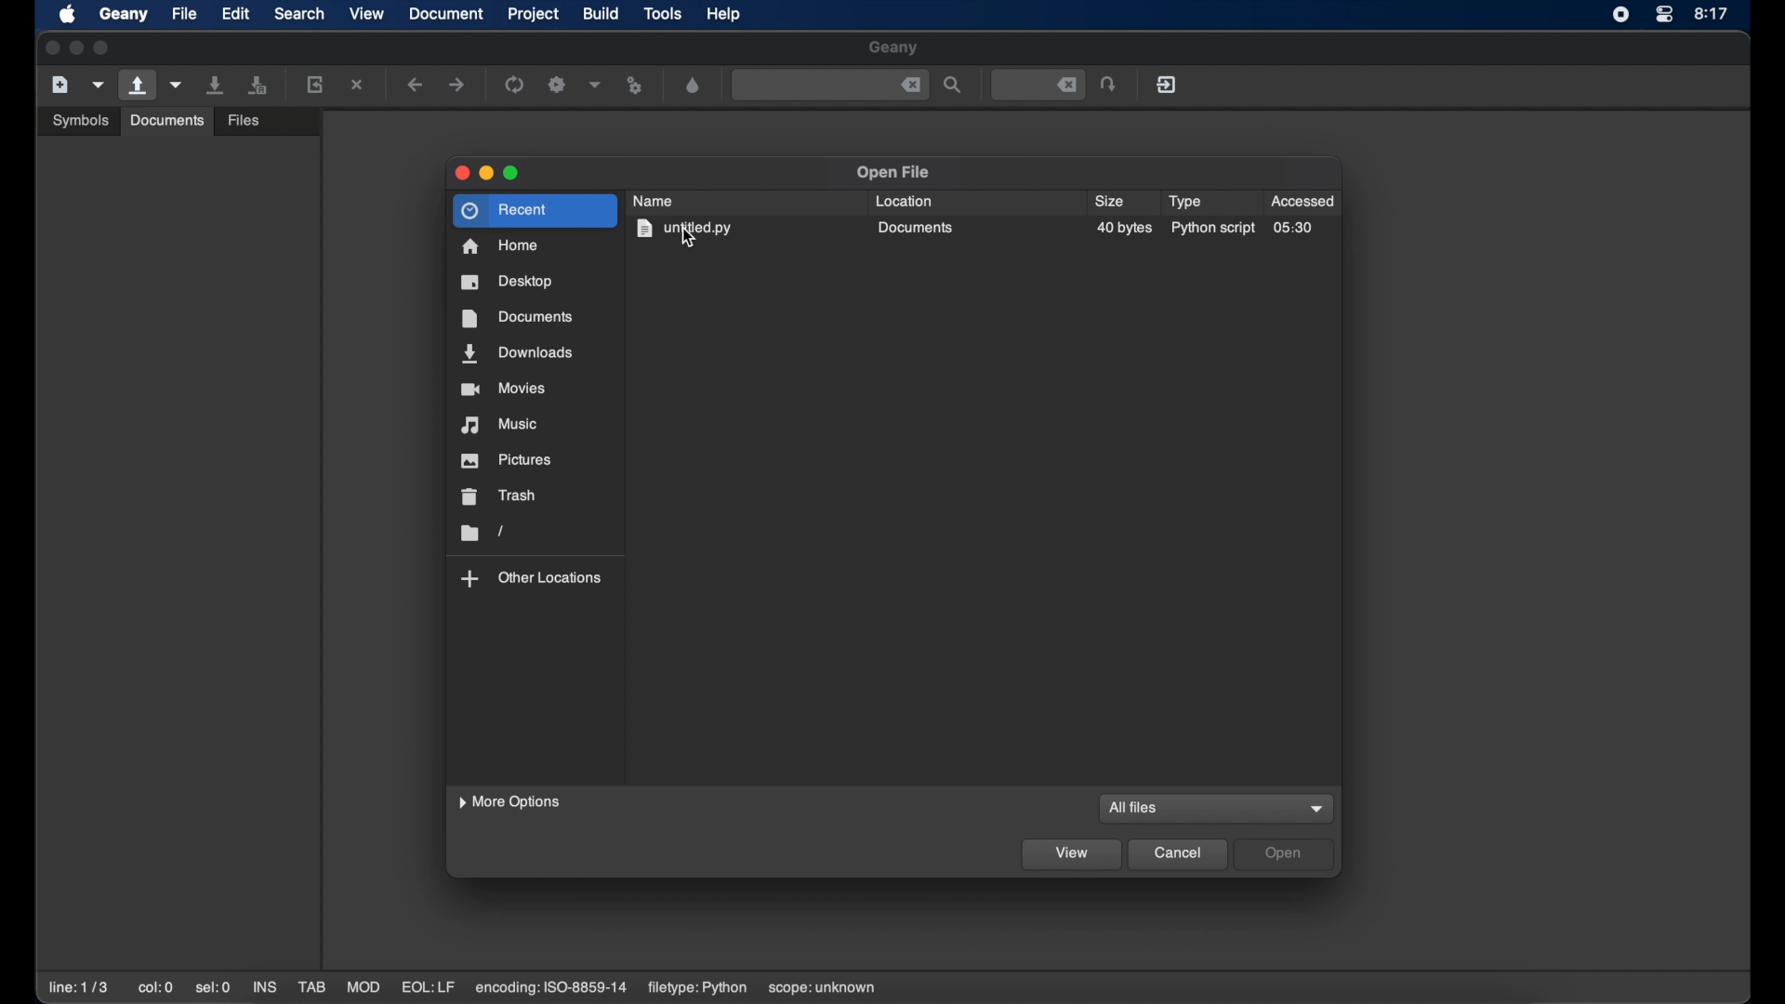  What do you see at coordinates (1136, 807) in the screenshot?
I see `all files` at bounding box center [1136, 807].